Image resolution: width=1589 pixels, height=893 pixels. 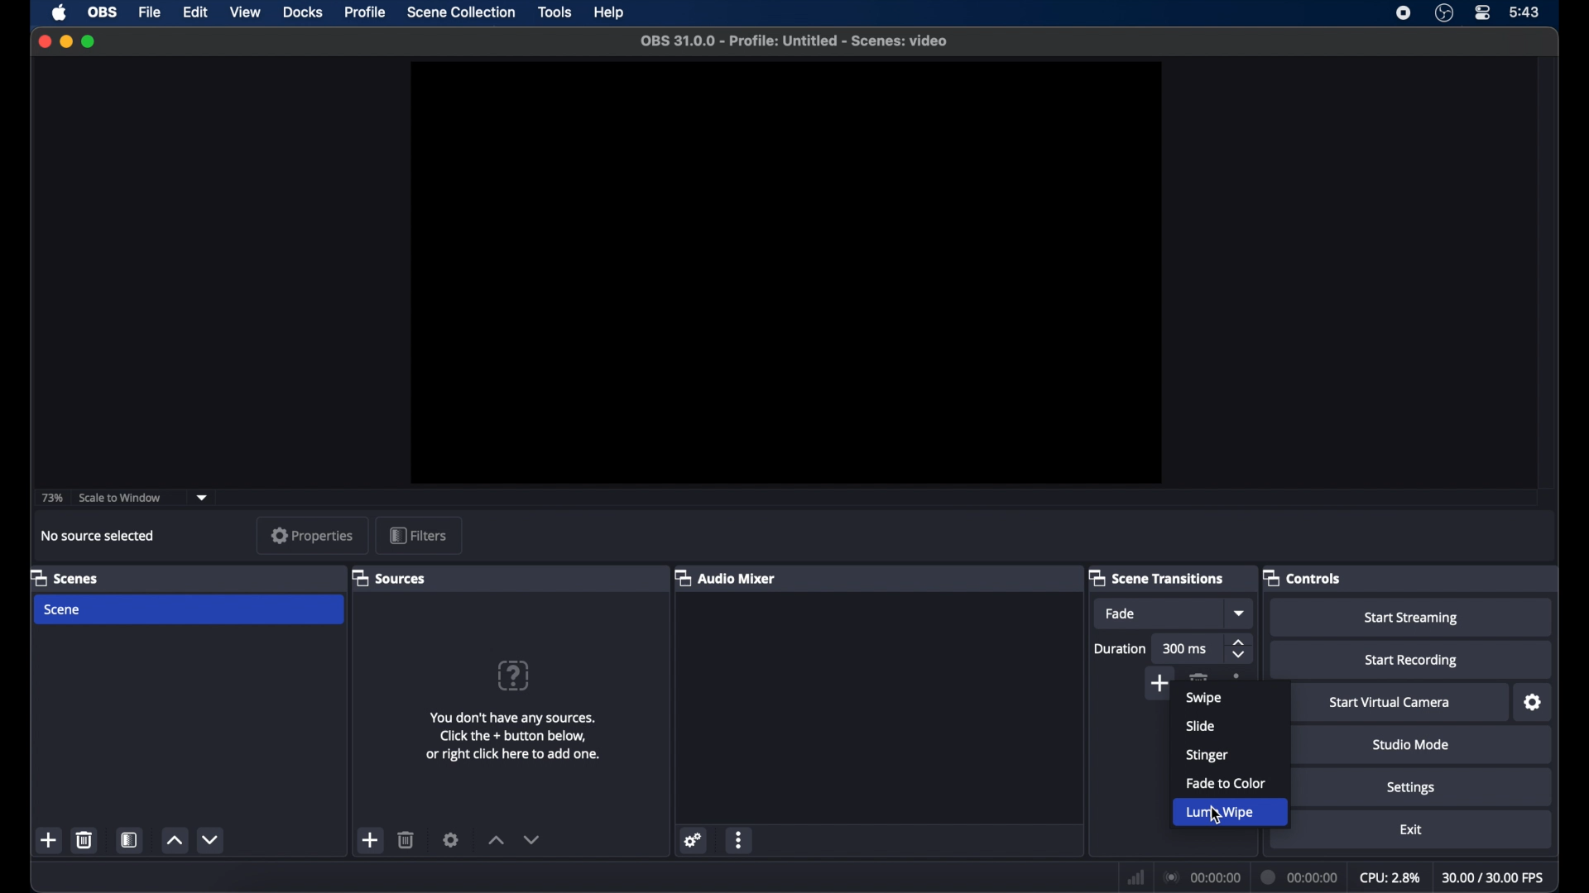 I want to click on view, so click(x=244, y=12).